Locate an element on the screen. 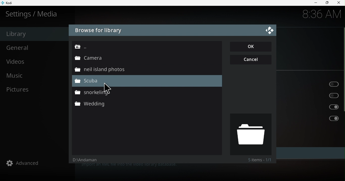 The width and height of the screenshot is (345, 181). Advanced is located at coordinates (38, 163).